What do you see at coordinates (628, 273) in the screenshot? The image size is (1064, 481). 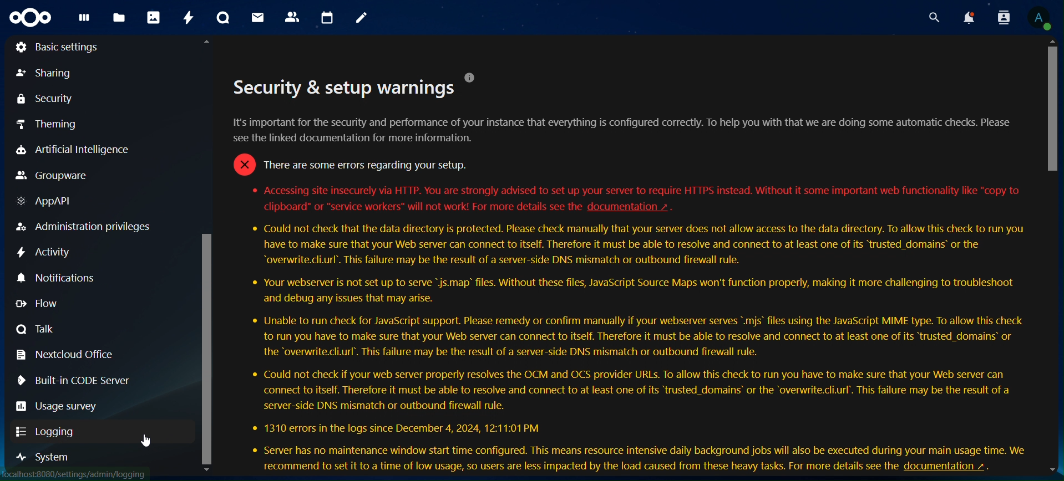 I see `security & setup warnings description` at bounding box center [628, 273].